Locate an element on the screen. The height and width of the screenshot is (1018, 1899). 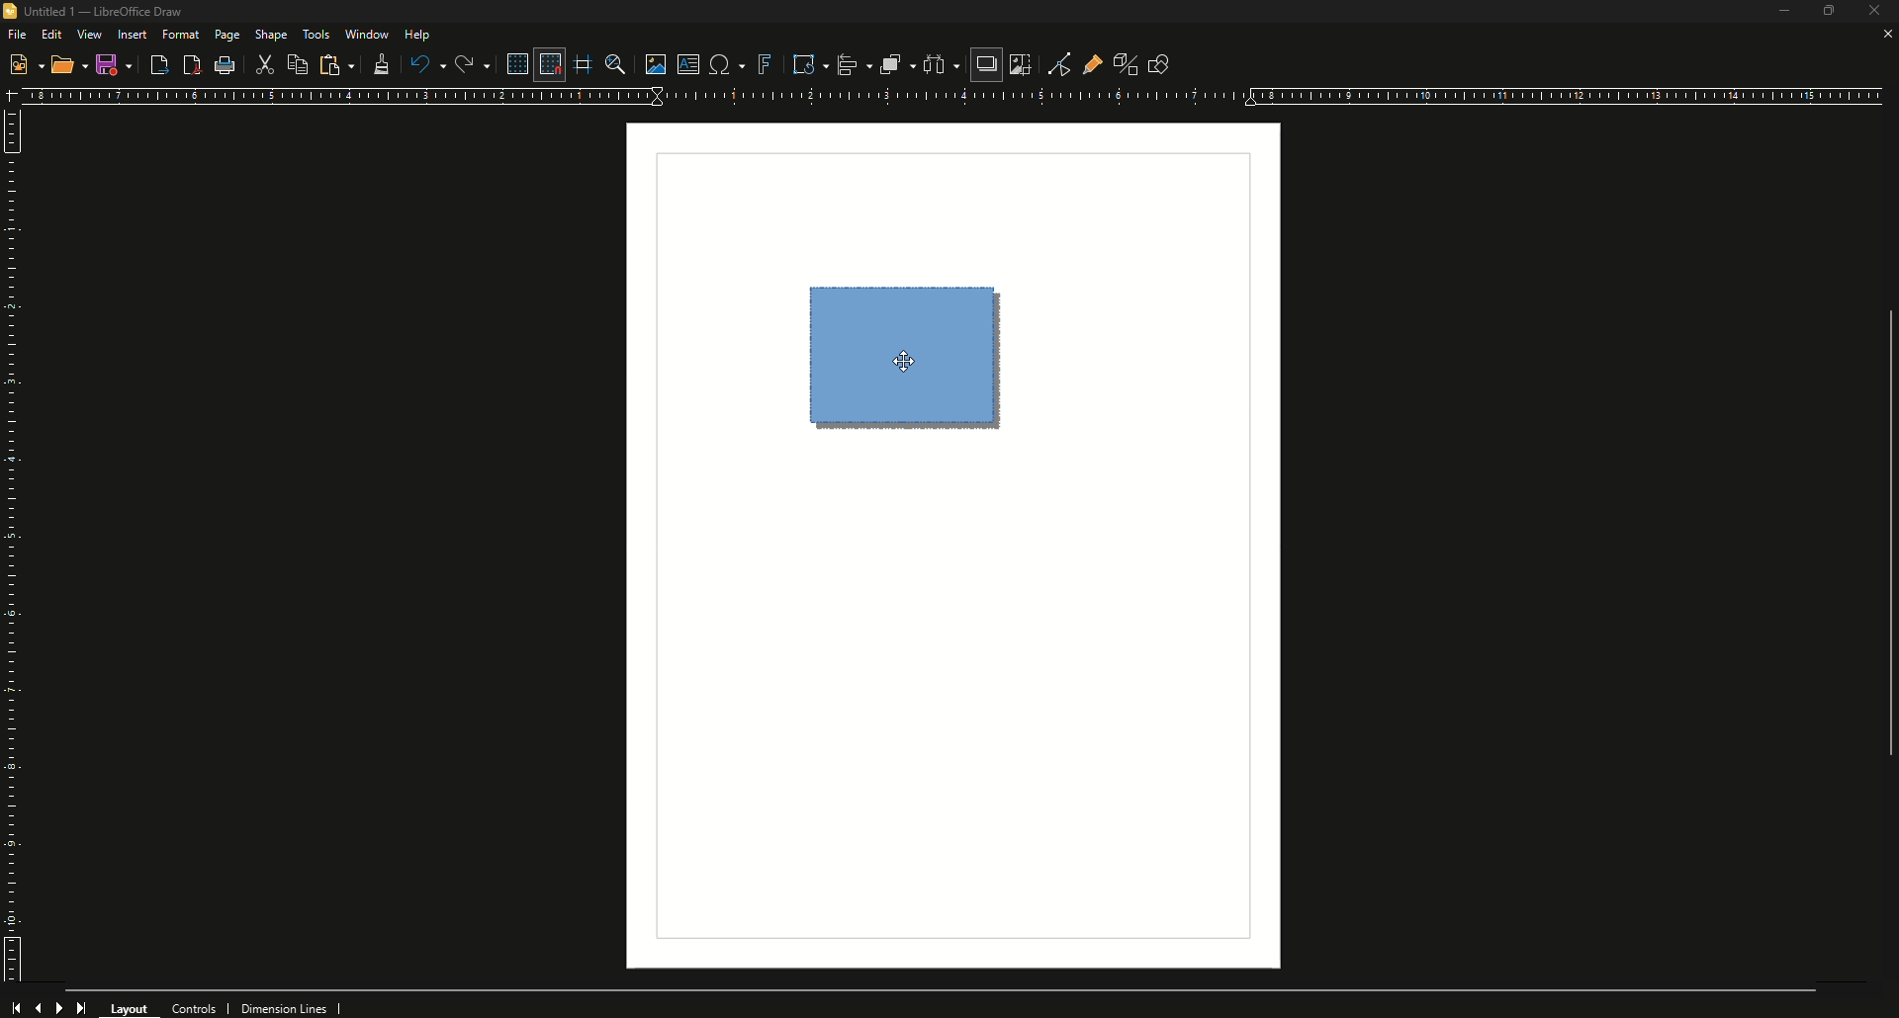
Print is located at coordinates (226, 67).